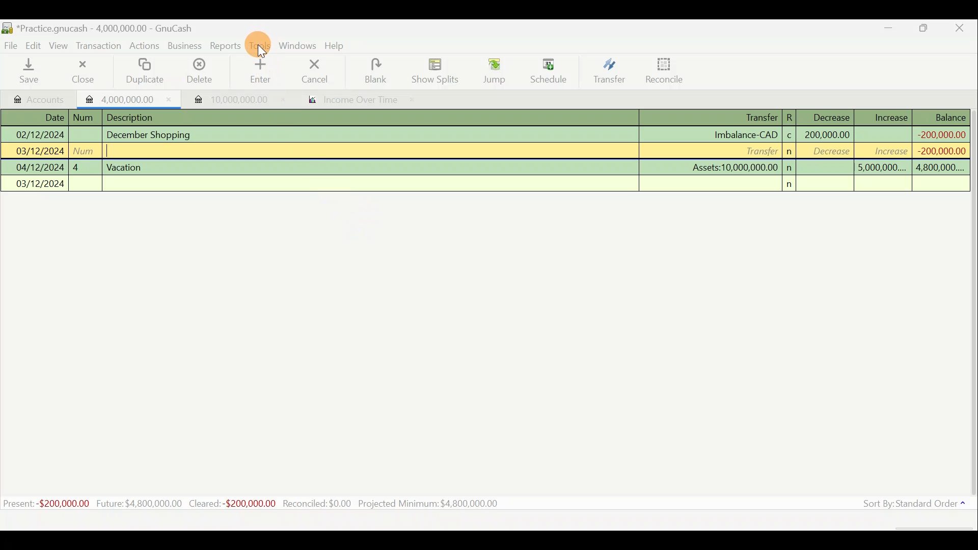 The height and width of the screenshot is (550, 978). Describe the element at coordinates (47, 117) in the screenshot. I see `Date ` at that location.